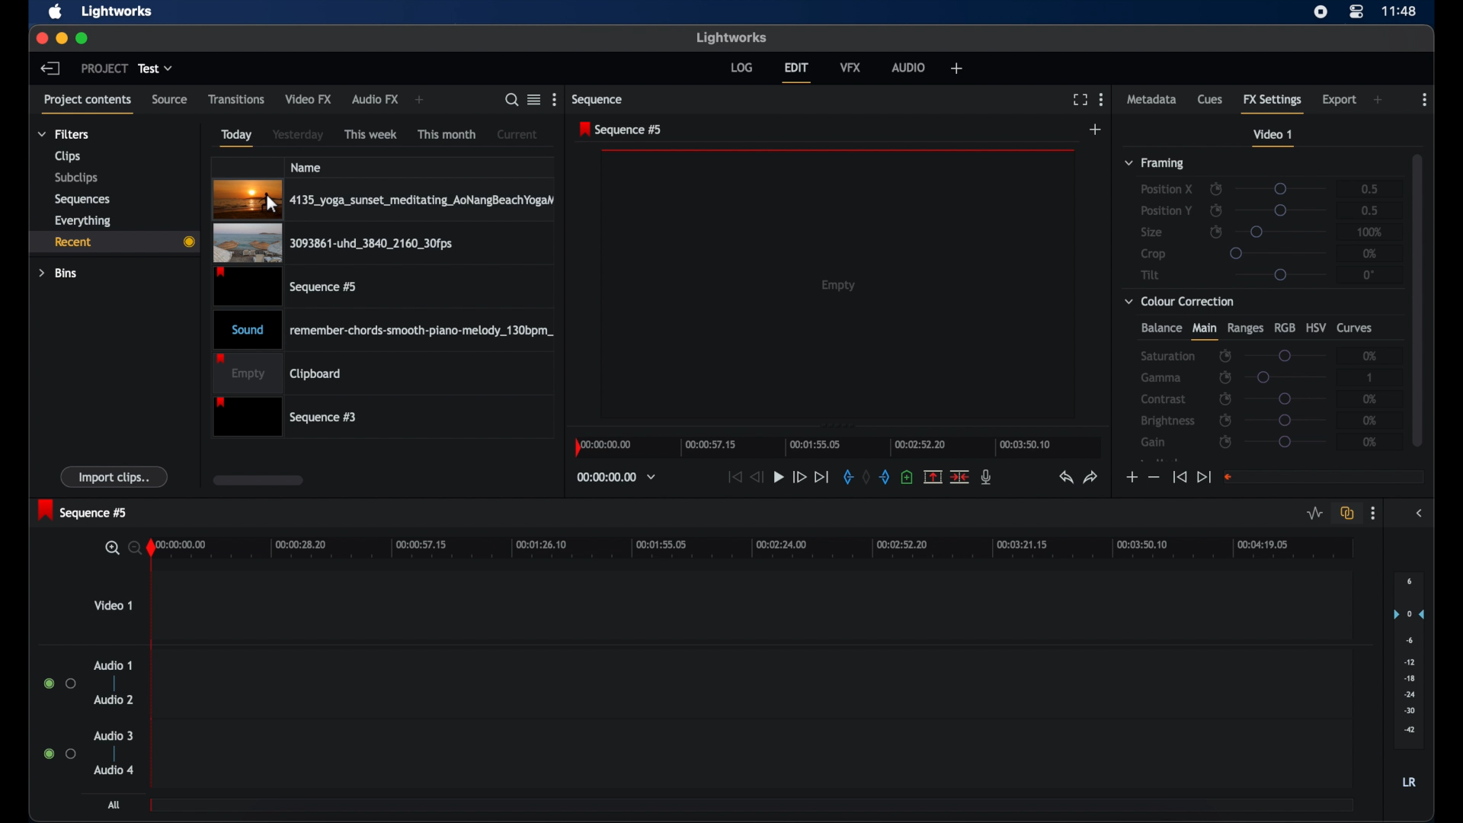 This screenshot has height=823, width=1463. I want to click on split, so click(933, 476).